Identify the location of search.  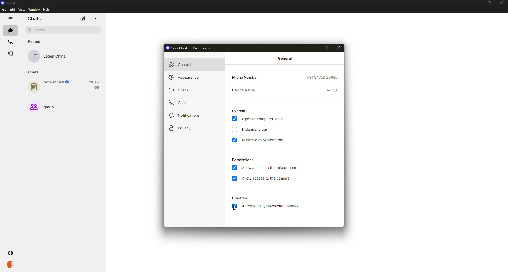
(65, 30).